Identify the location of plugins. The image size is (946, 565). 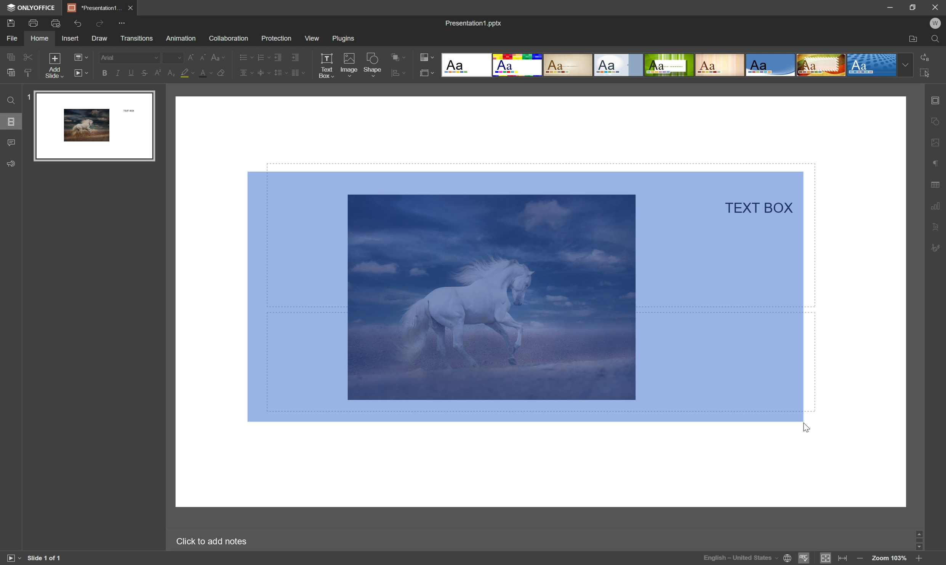
(344, 38).